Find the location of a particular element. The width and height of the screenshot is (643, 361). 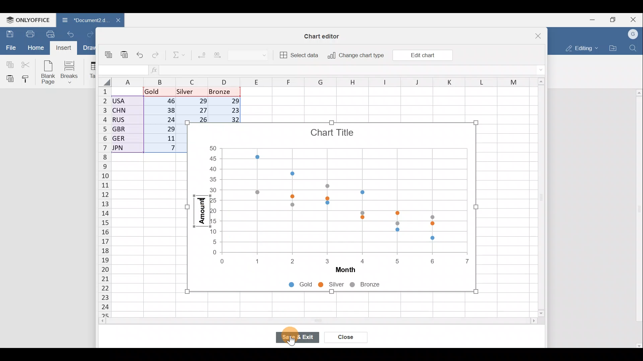

Decrease decimal is located at coordinates (200, 56).